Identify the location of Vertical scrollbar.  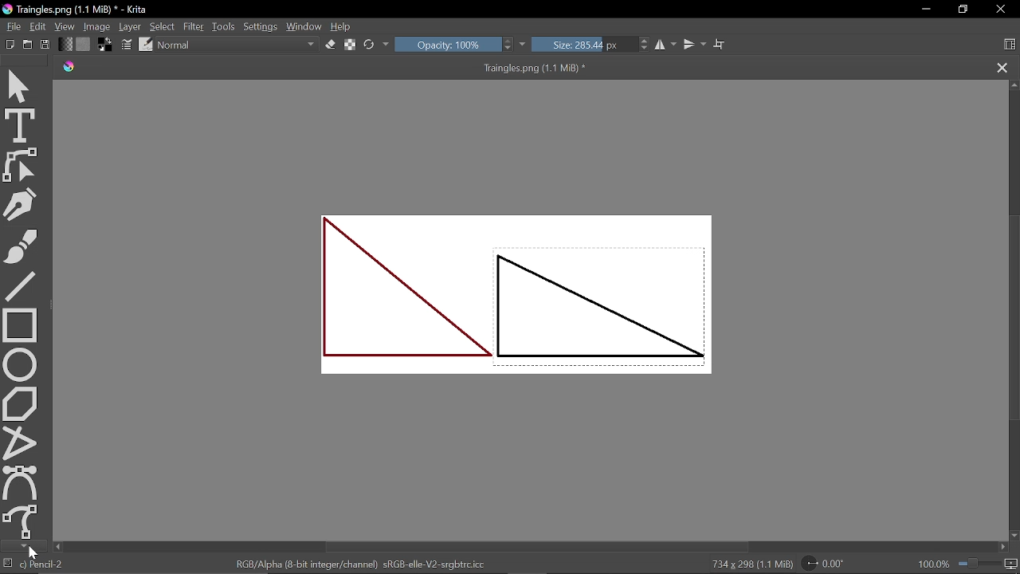
(1013, 316).